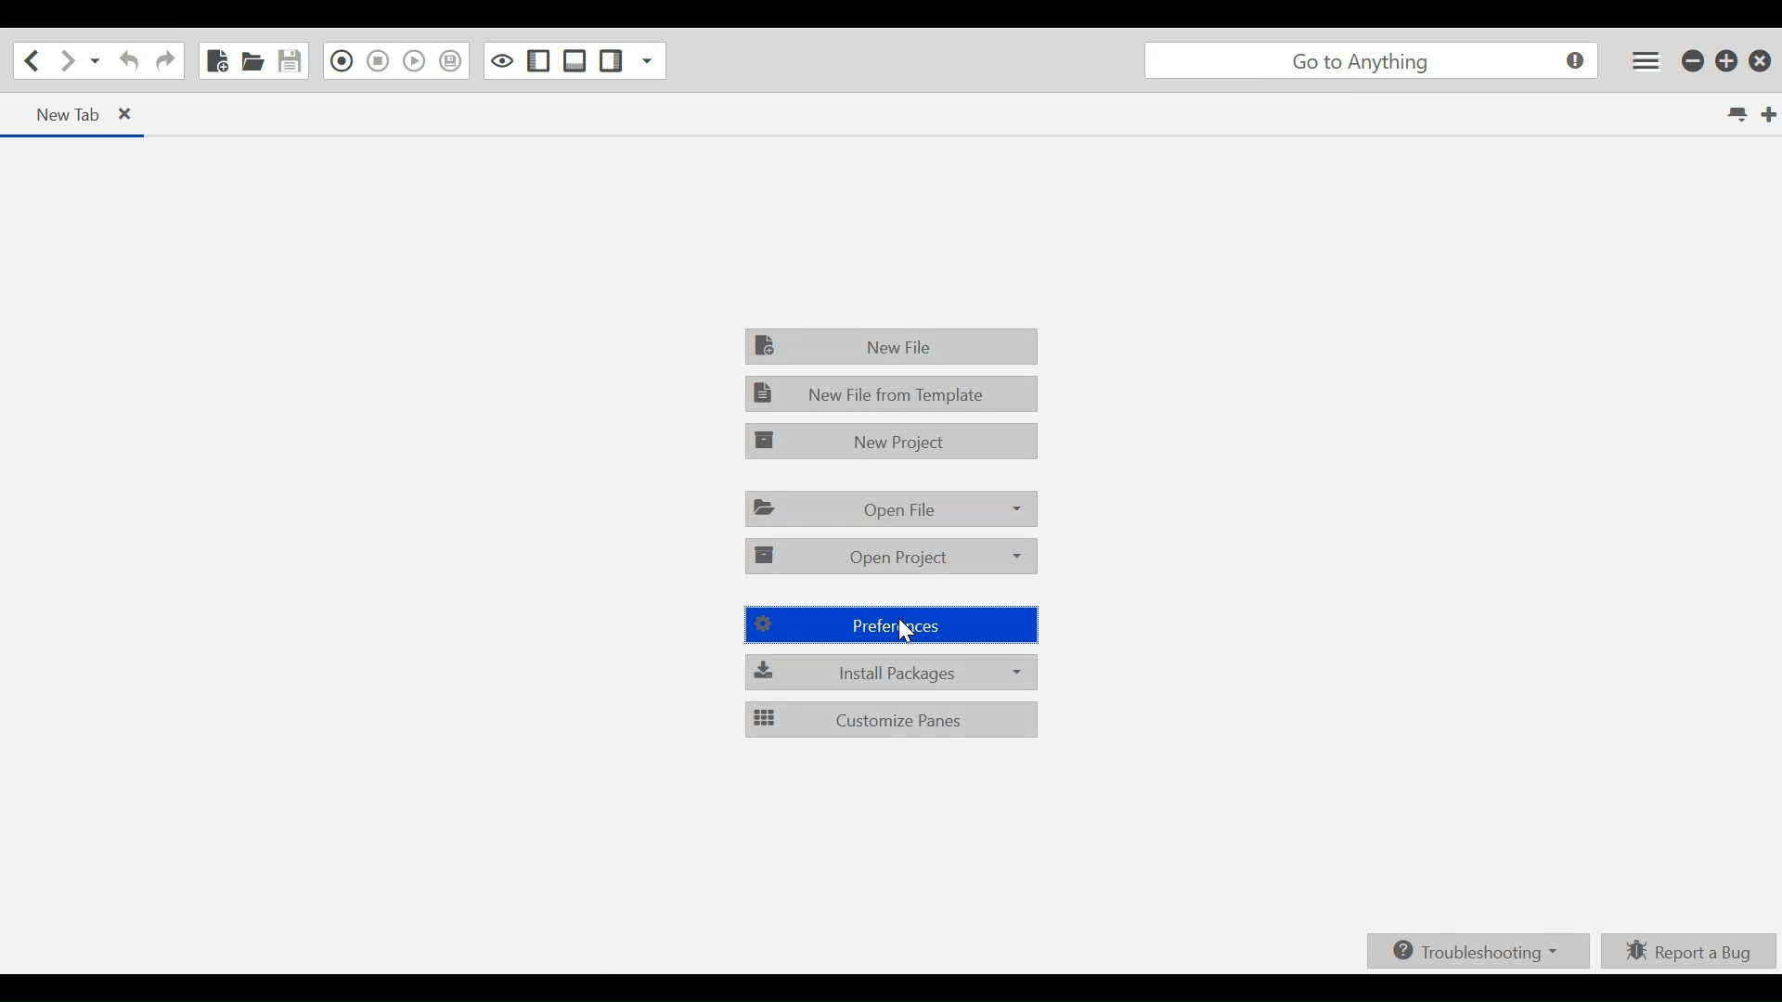 The width and height of the screenshot is (1782, 1002). I want to click on Show/Hide Right Pane, so click(610, 61).